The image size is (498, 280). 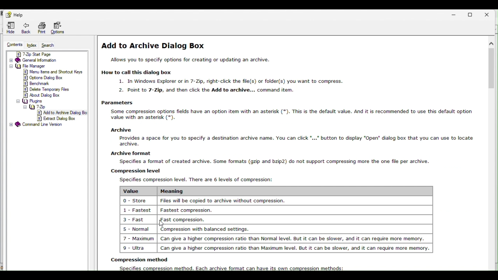 What do you see at coordinates (10, 28) in the screenshot?
I see `Hide` at bounding box center [10, 28].